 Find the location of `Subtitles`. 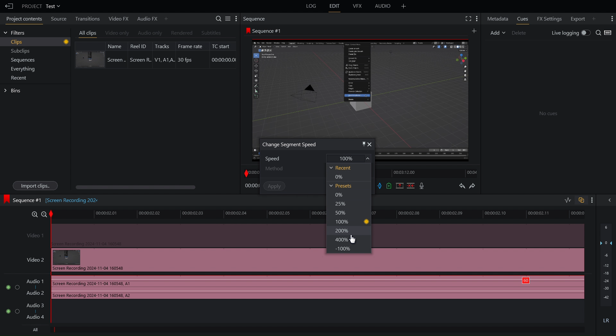

Subtitles is located at coordinates (211, 33).